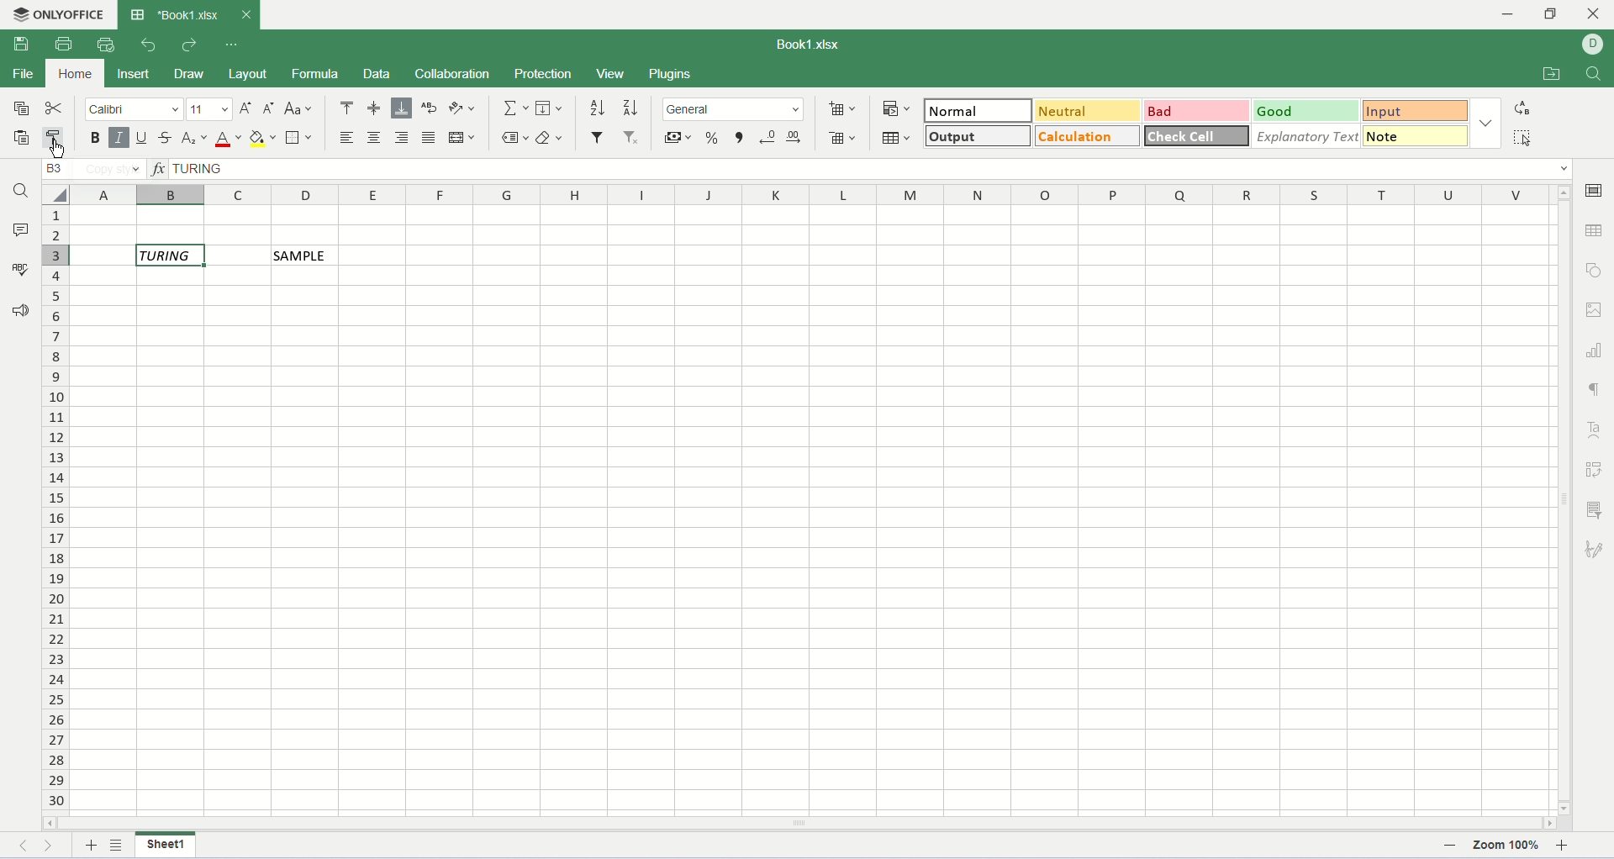 The width and height of the screenshot is (1614, 859). I want to click on document name, so click(804, 46).